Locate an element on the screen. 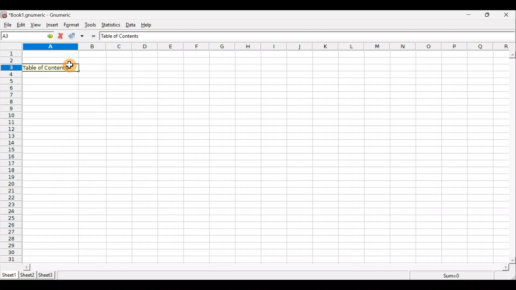 The image size is (516, 290). Scroll bar is located at coordinates (513, 156).